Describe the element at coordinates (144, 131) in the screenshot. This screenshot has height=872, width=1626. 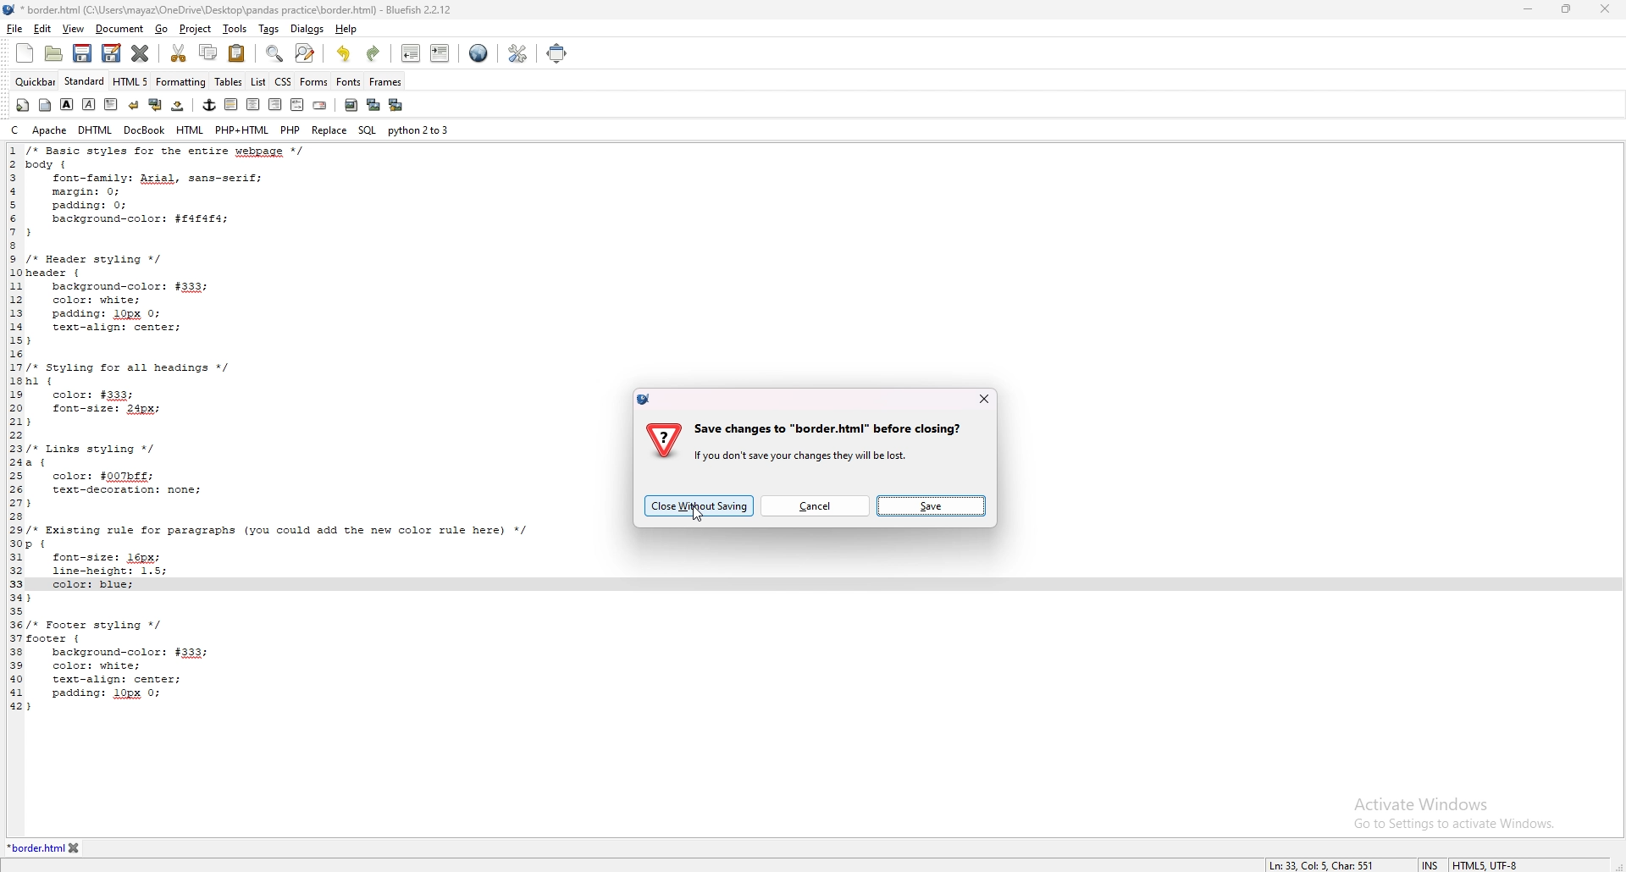
I see `docbook` at that location.